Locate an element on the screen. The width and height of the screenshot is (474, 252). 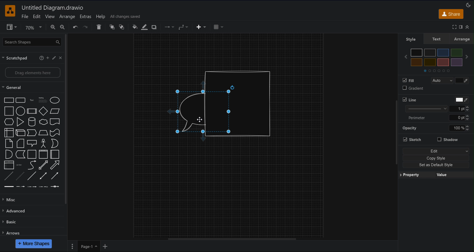
Value is located at coordinates (455, 175).